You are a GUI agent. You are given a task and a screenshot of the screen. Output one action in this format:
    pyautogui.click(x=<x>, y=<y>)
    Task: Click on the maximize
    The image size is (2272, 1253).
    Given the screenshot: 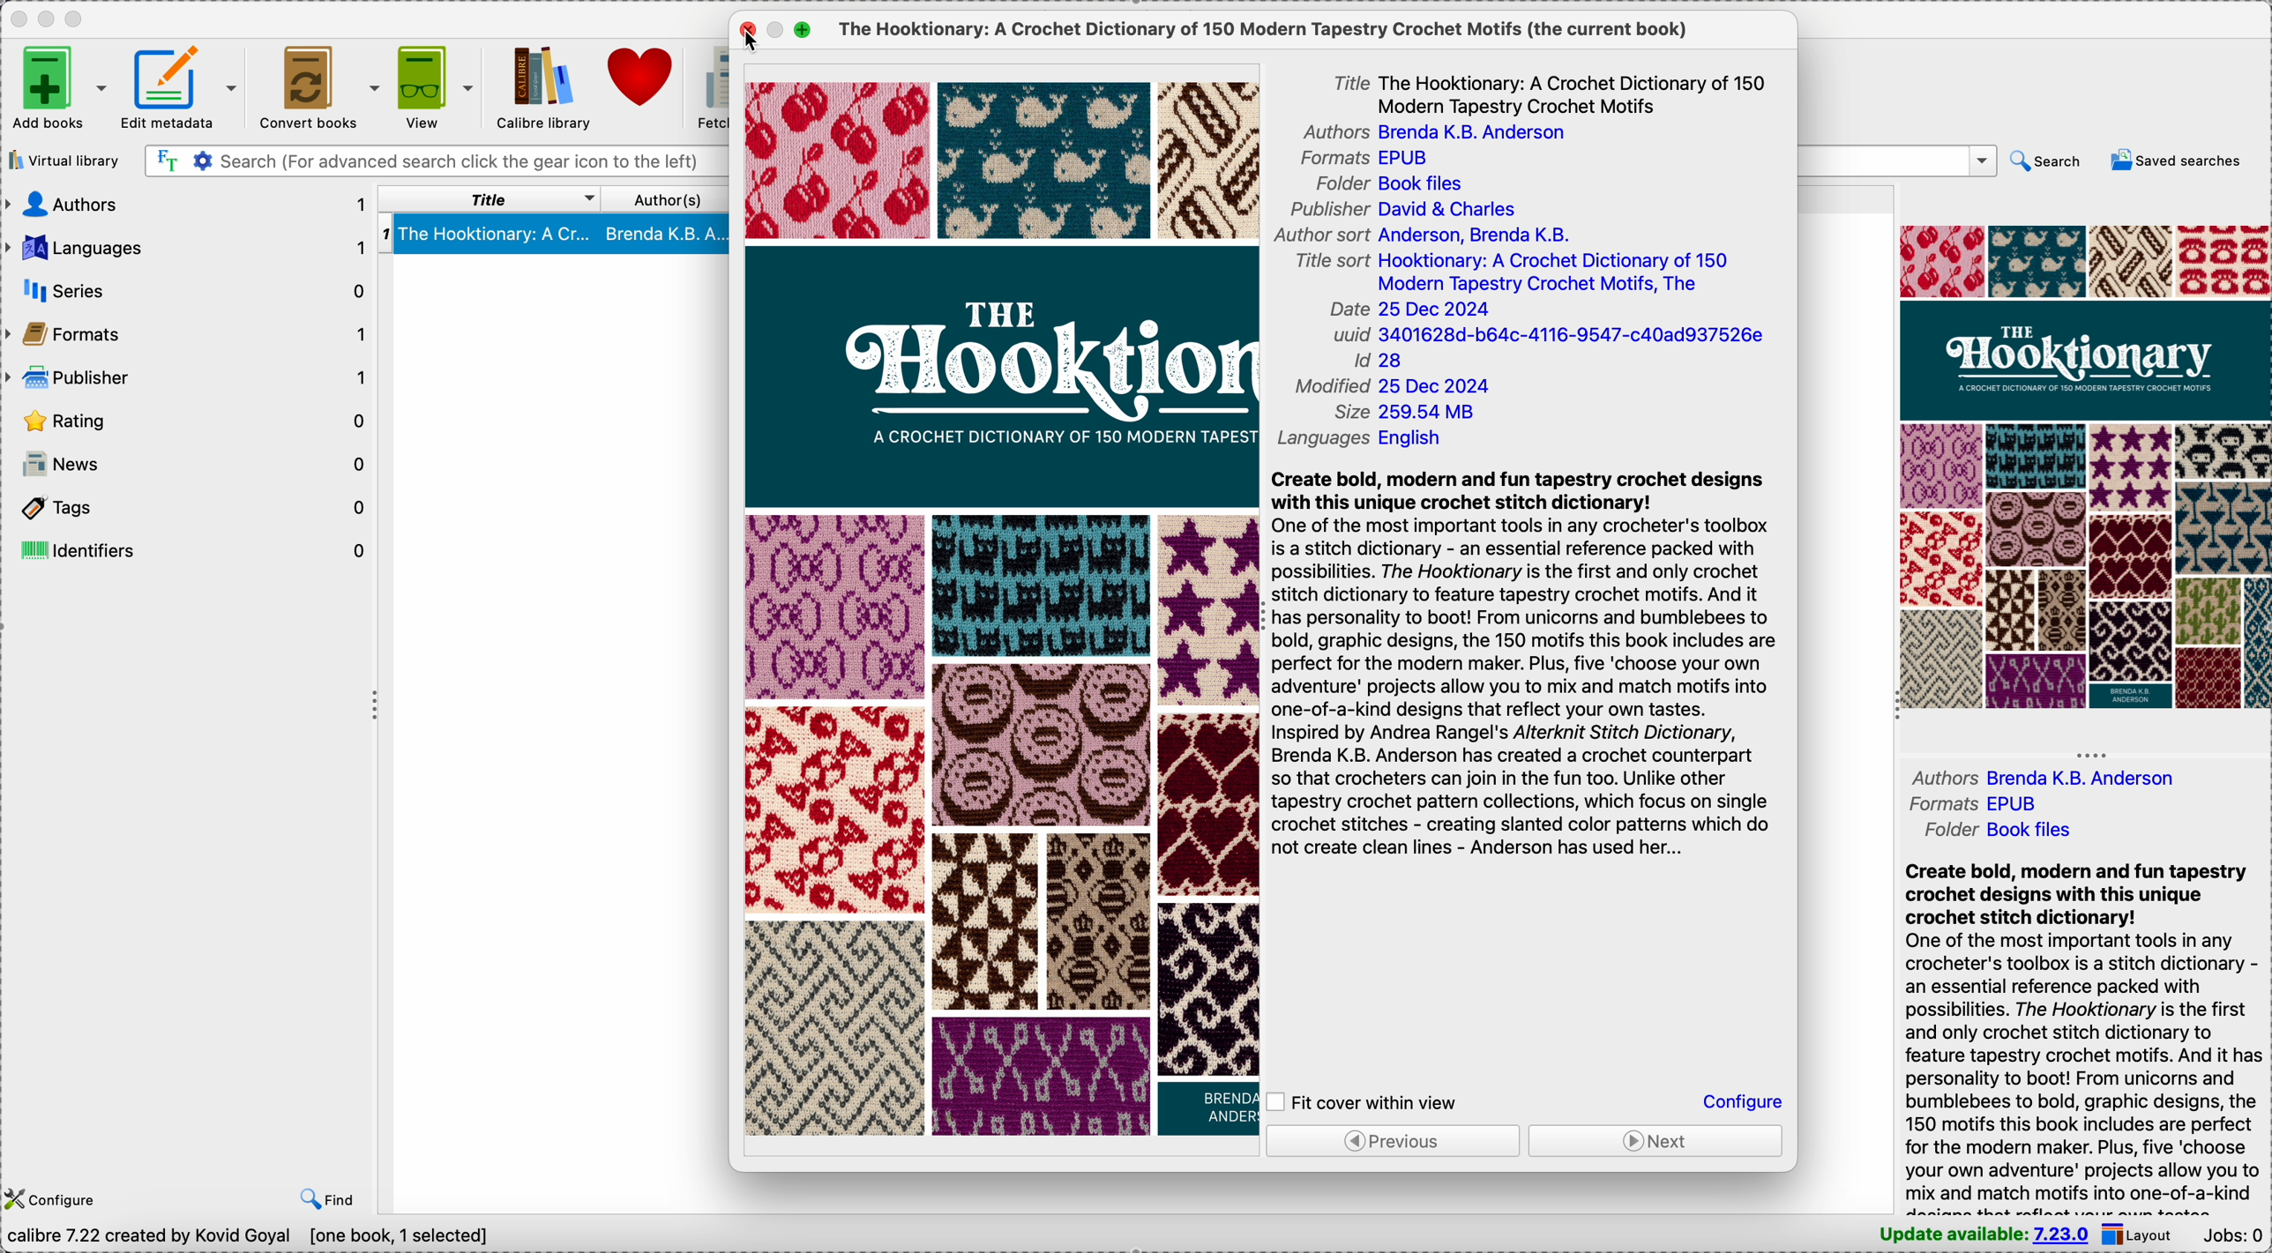 What is the action you would take?
    pyautogui.click(x=78, y=19)
    